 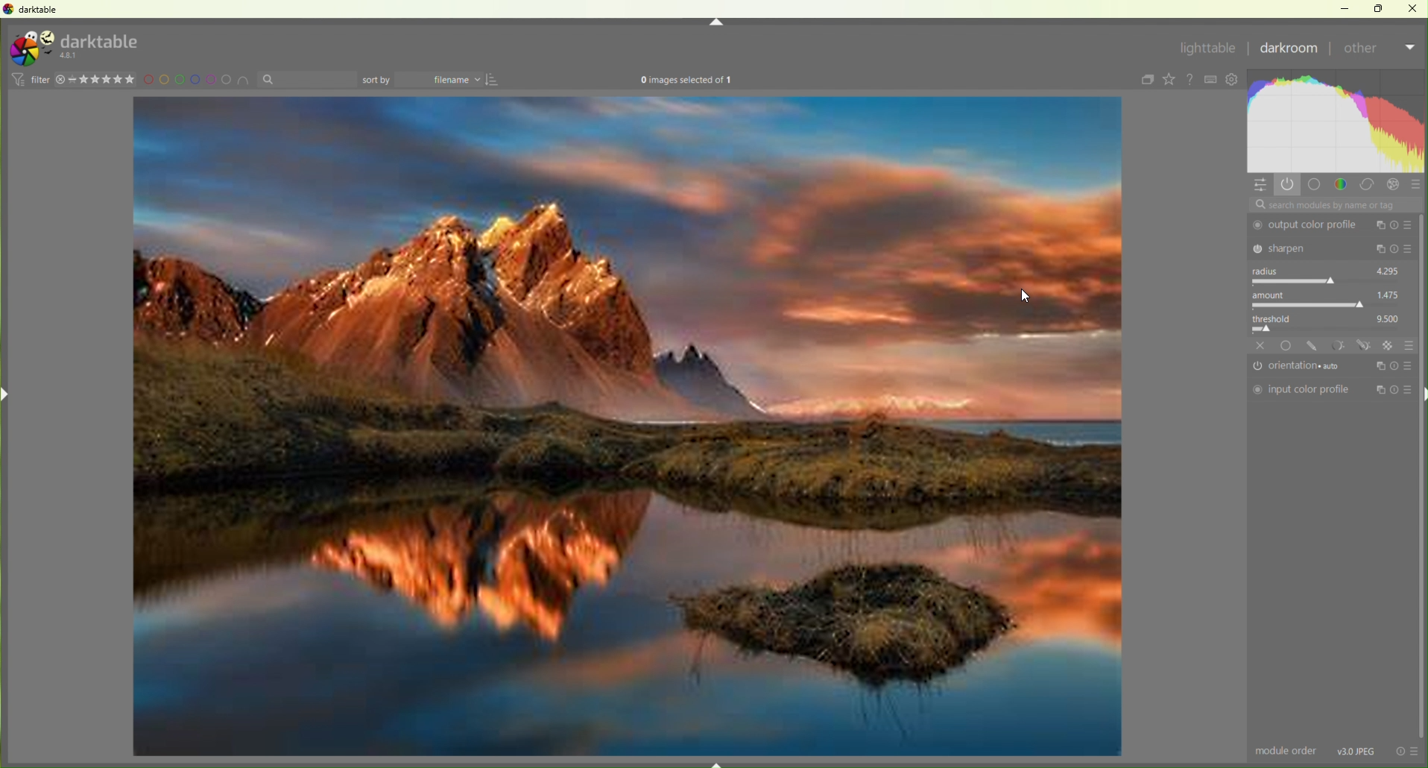 I want to click on shortcuts, so click(x=1212, y=80).